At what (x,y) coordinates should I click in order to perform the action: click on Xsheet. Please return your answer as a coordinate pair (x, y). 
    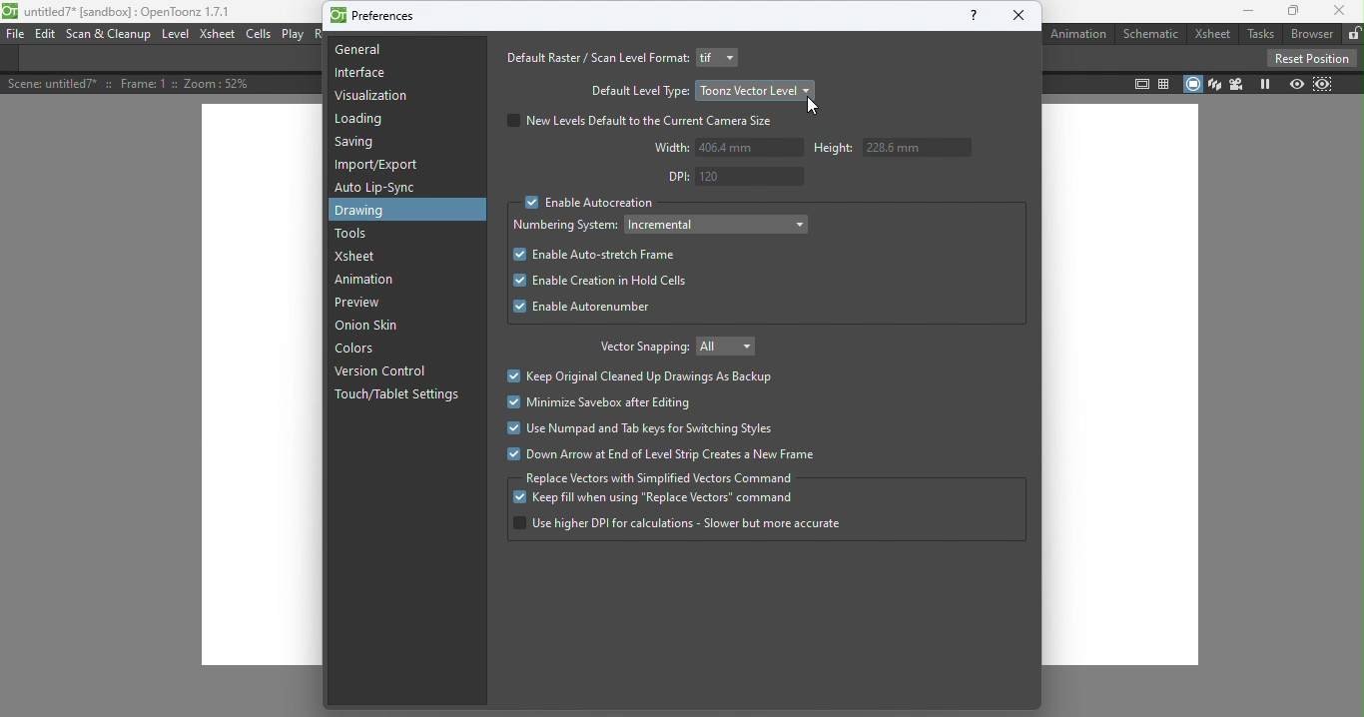
    Looking at the image, I should click on (1212, 35).